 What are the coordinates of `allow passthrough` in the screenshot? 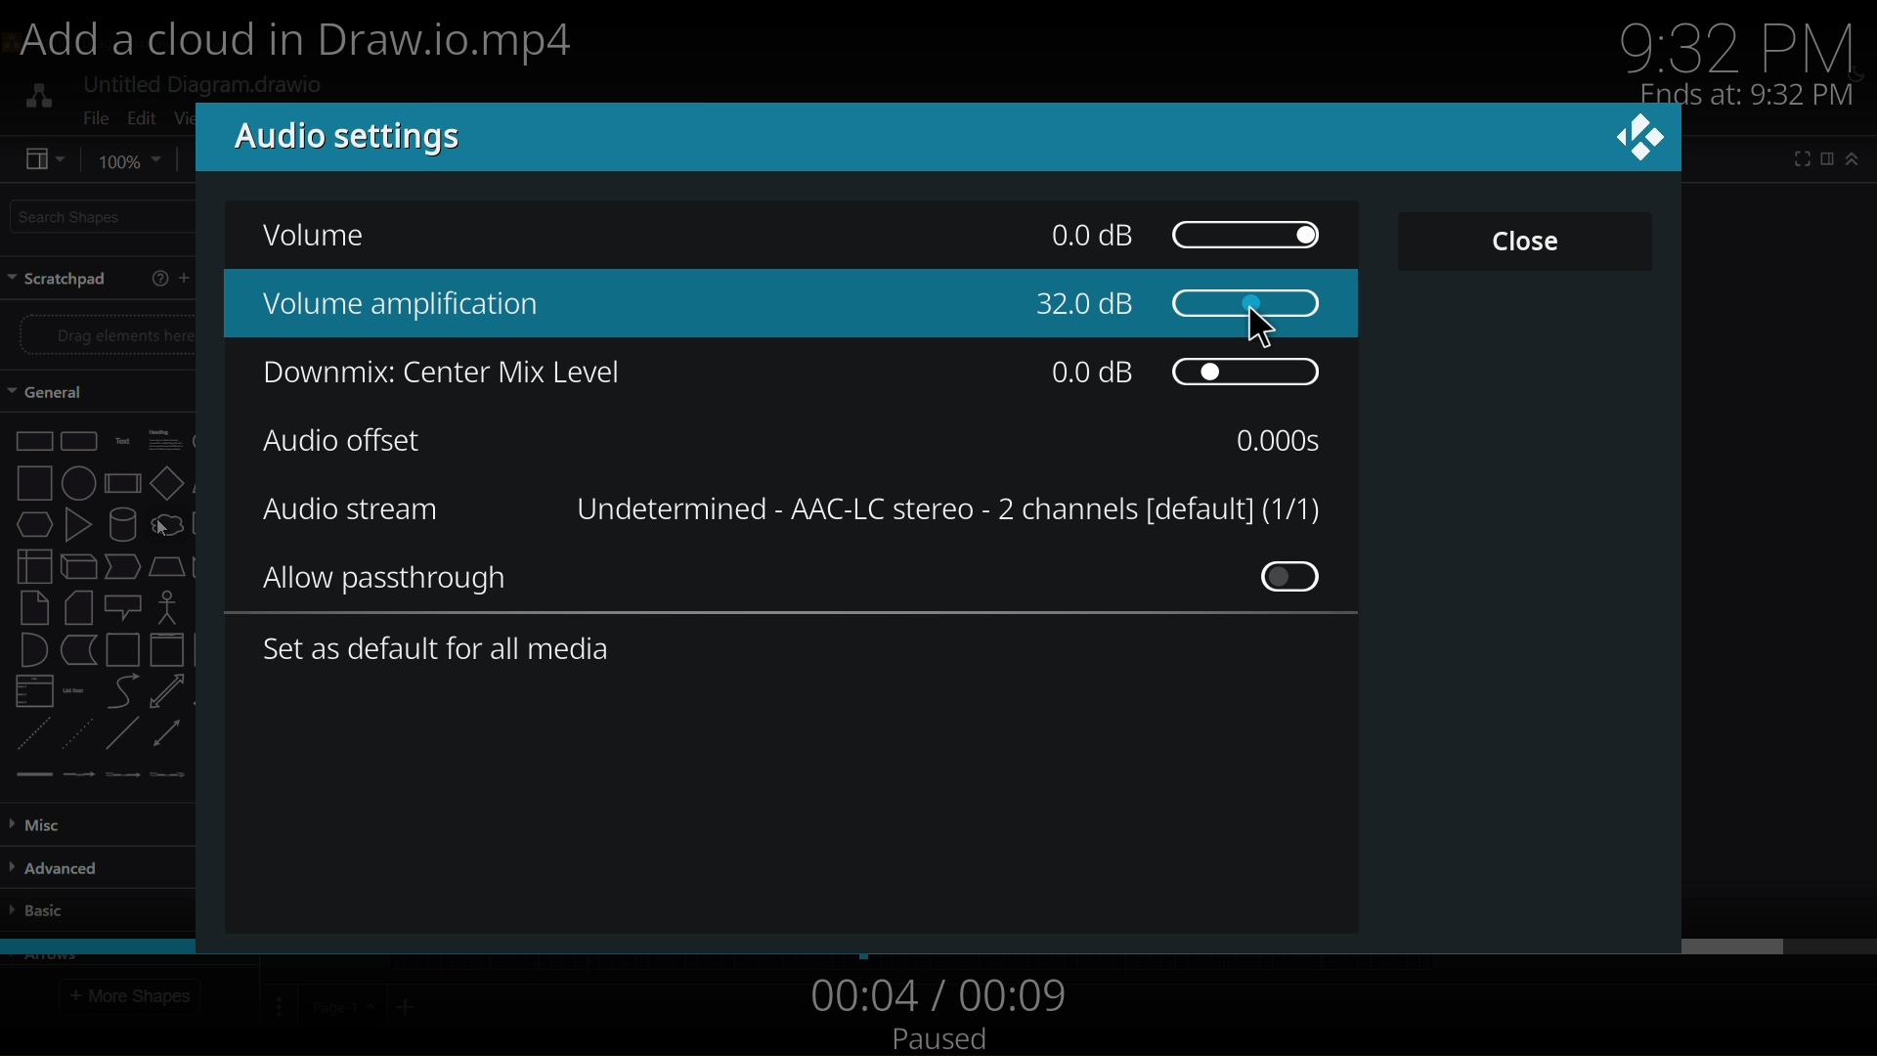 It's located at (805, 581).